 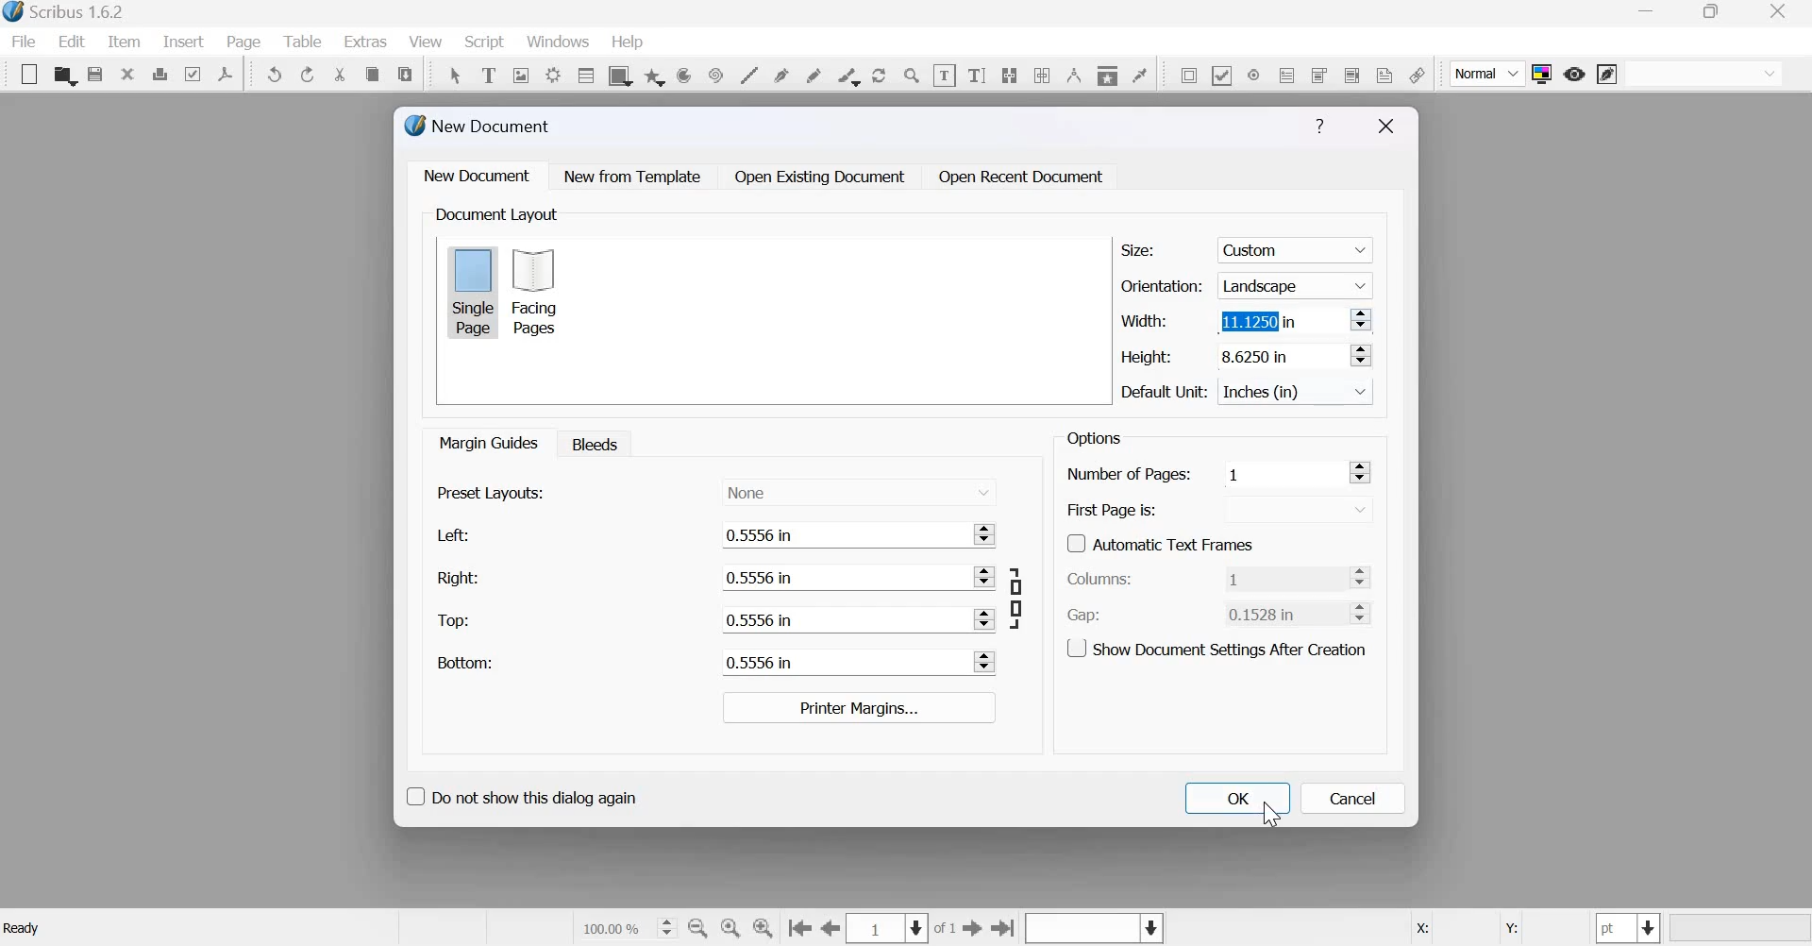 I want to click on table, so click(x=584, y=75).